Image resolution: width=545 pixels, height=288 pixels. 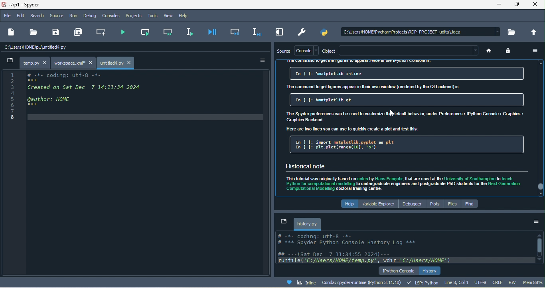 What do you see at coordinates (73, 16) in the screenshot?
I see `run` at bounding box center [73, 16].